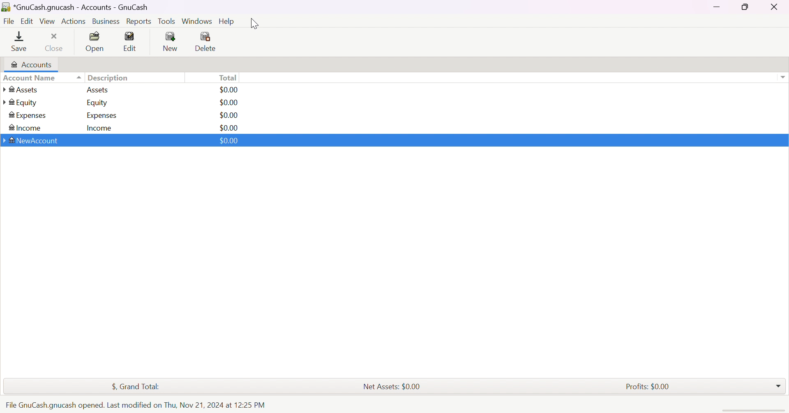 The image size is (789, 413). Describe the element at coordinates (33, 64) in the screenshot. I see `Accounts` at that location.